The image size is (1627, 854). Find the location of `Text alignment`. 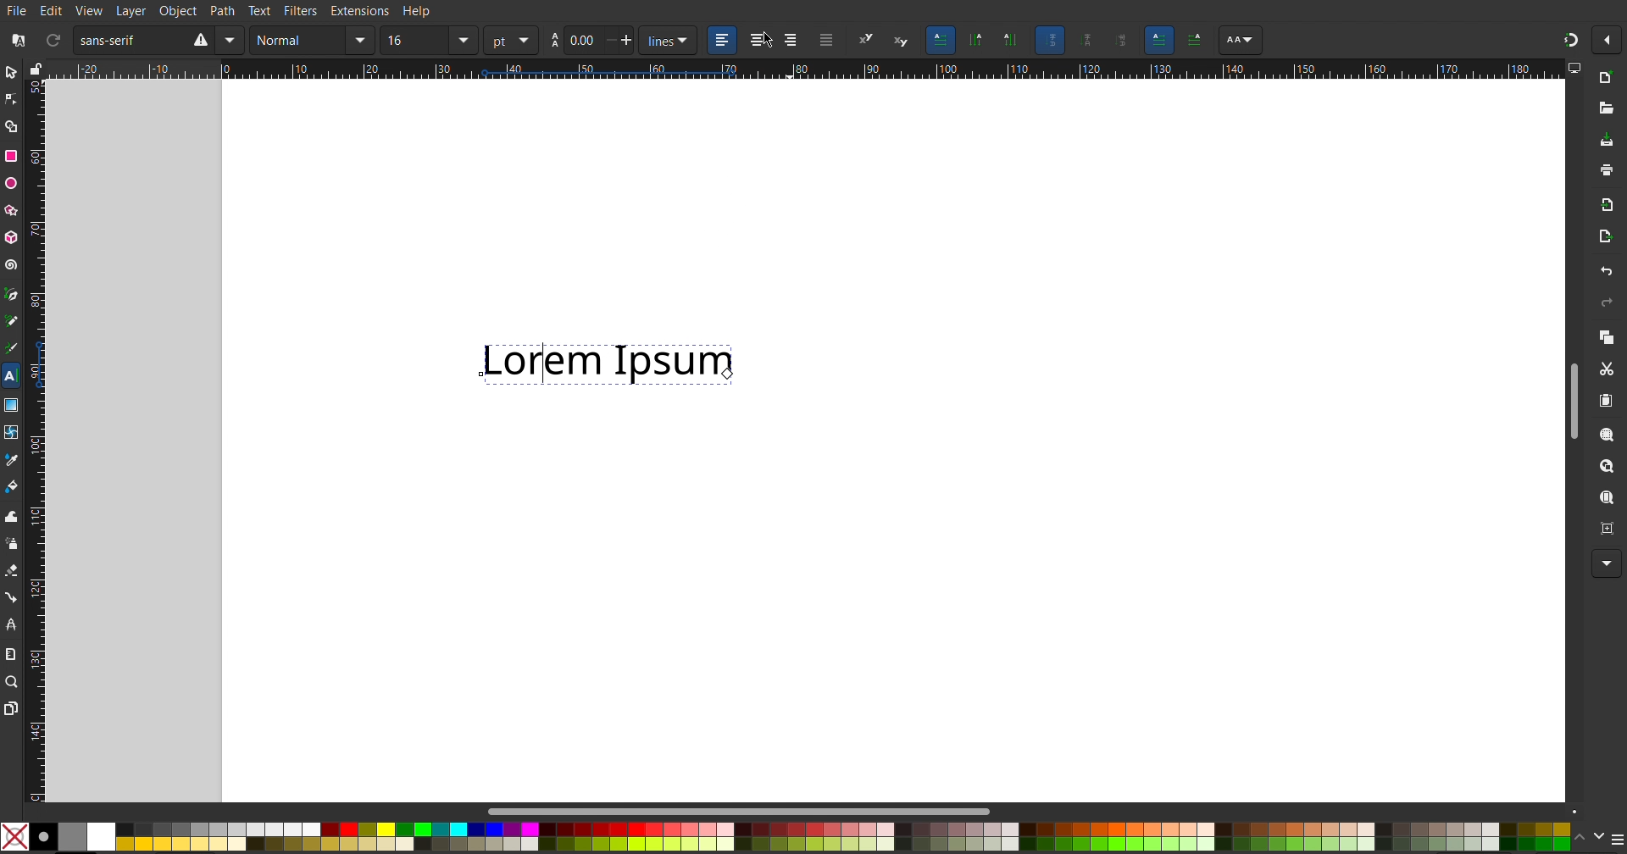

Text alignment is located at coordinates (772, 41).